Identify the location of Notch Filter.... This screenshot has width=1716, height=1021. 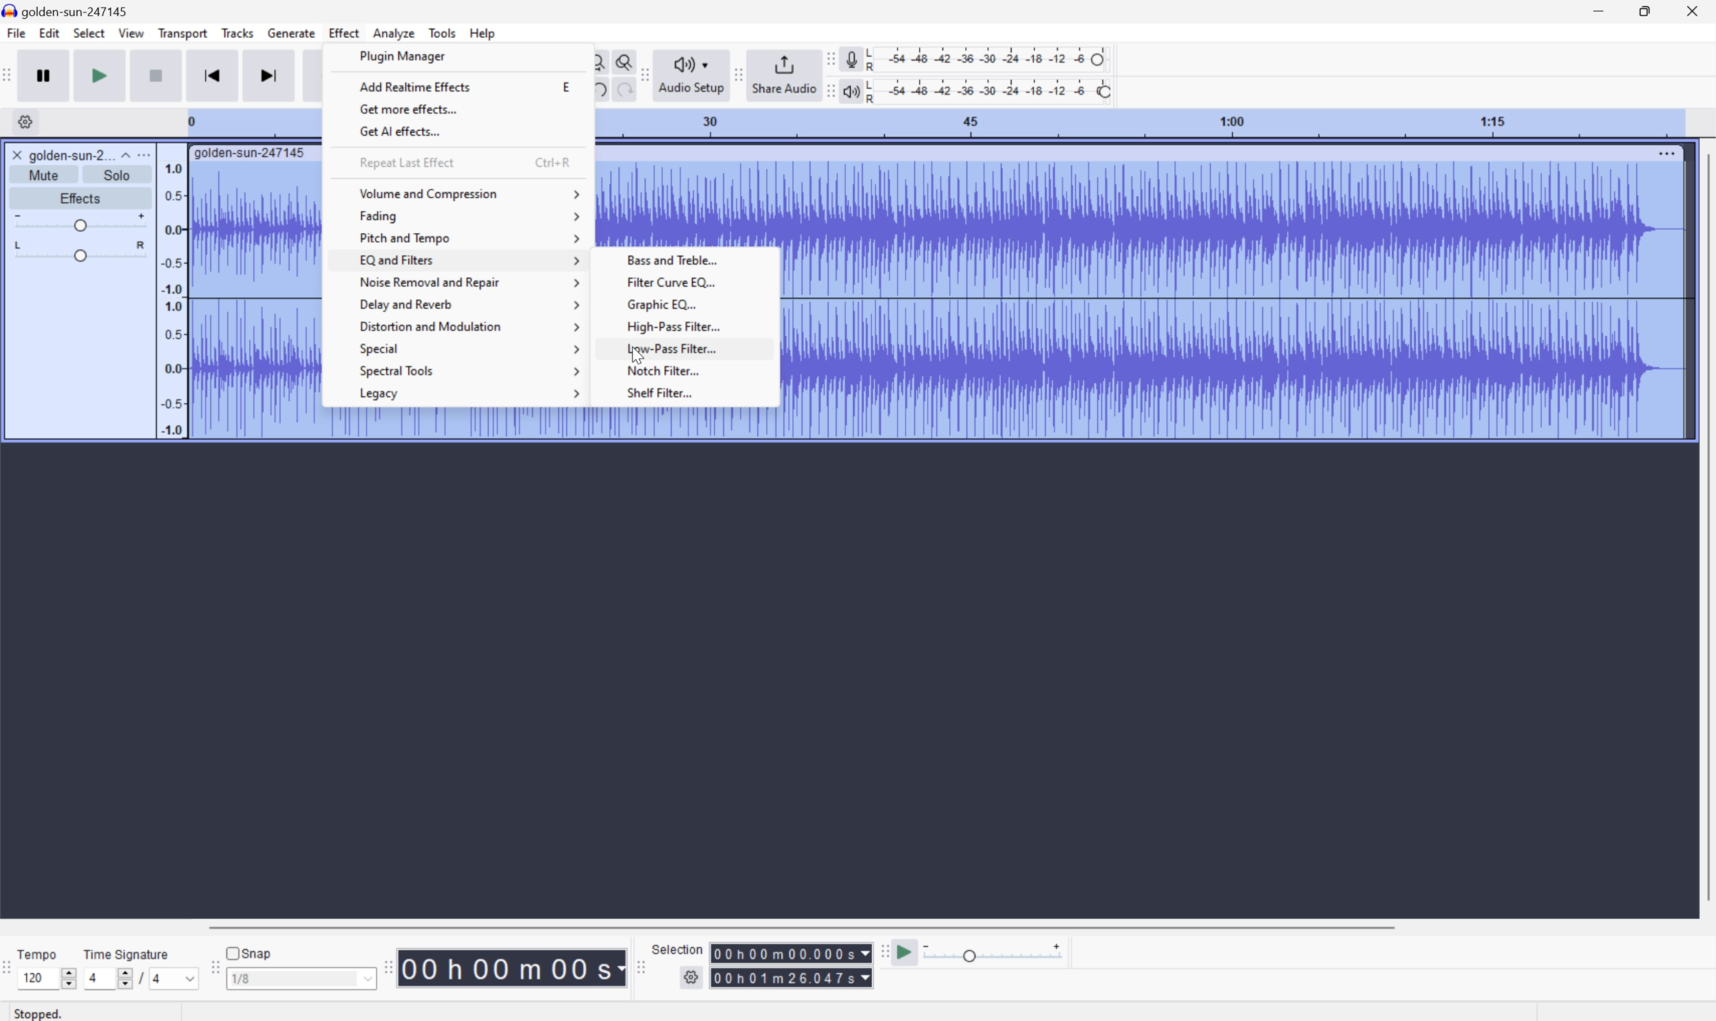
(696, 370).